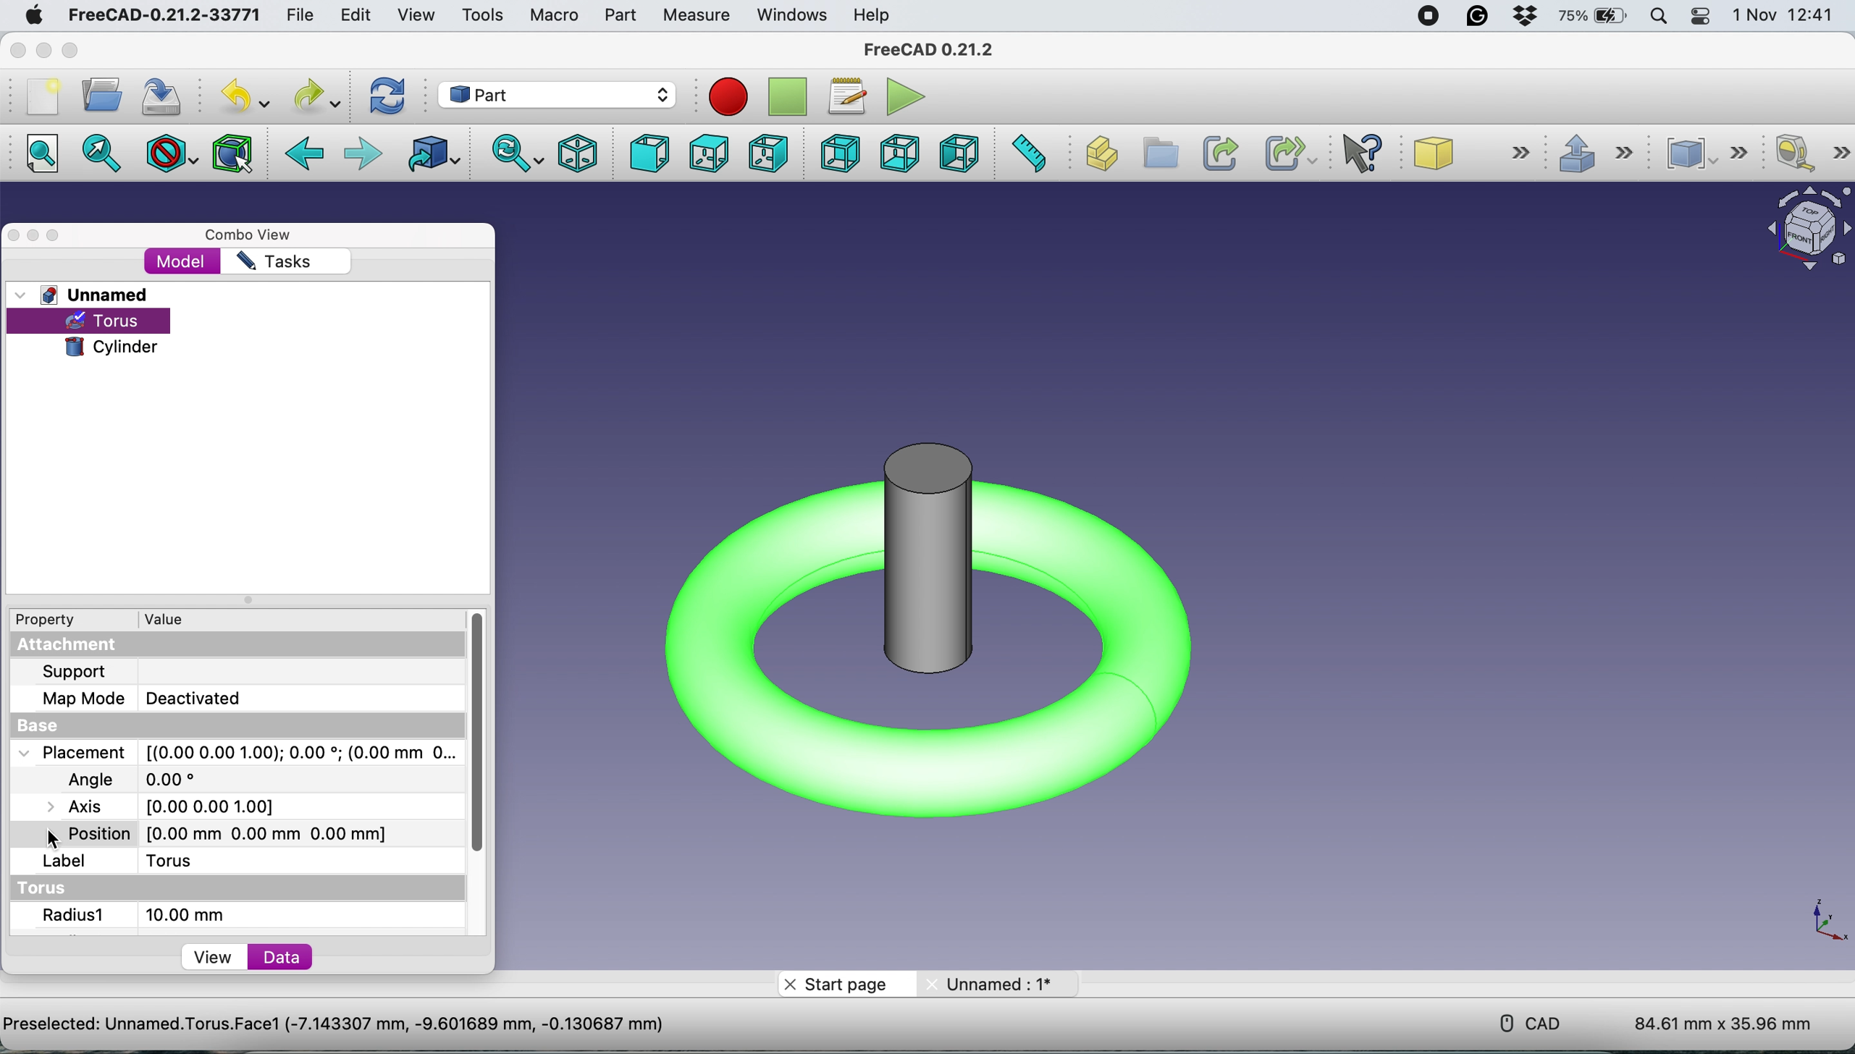 The width and height of the screenshot is (1855, 1054). I want to click on bottom, so click(905, 153).